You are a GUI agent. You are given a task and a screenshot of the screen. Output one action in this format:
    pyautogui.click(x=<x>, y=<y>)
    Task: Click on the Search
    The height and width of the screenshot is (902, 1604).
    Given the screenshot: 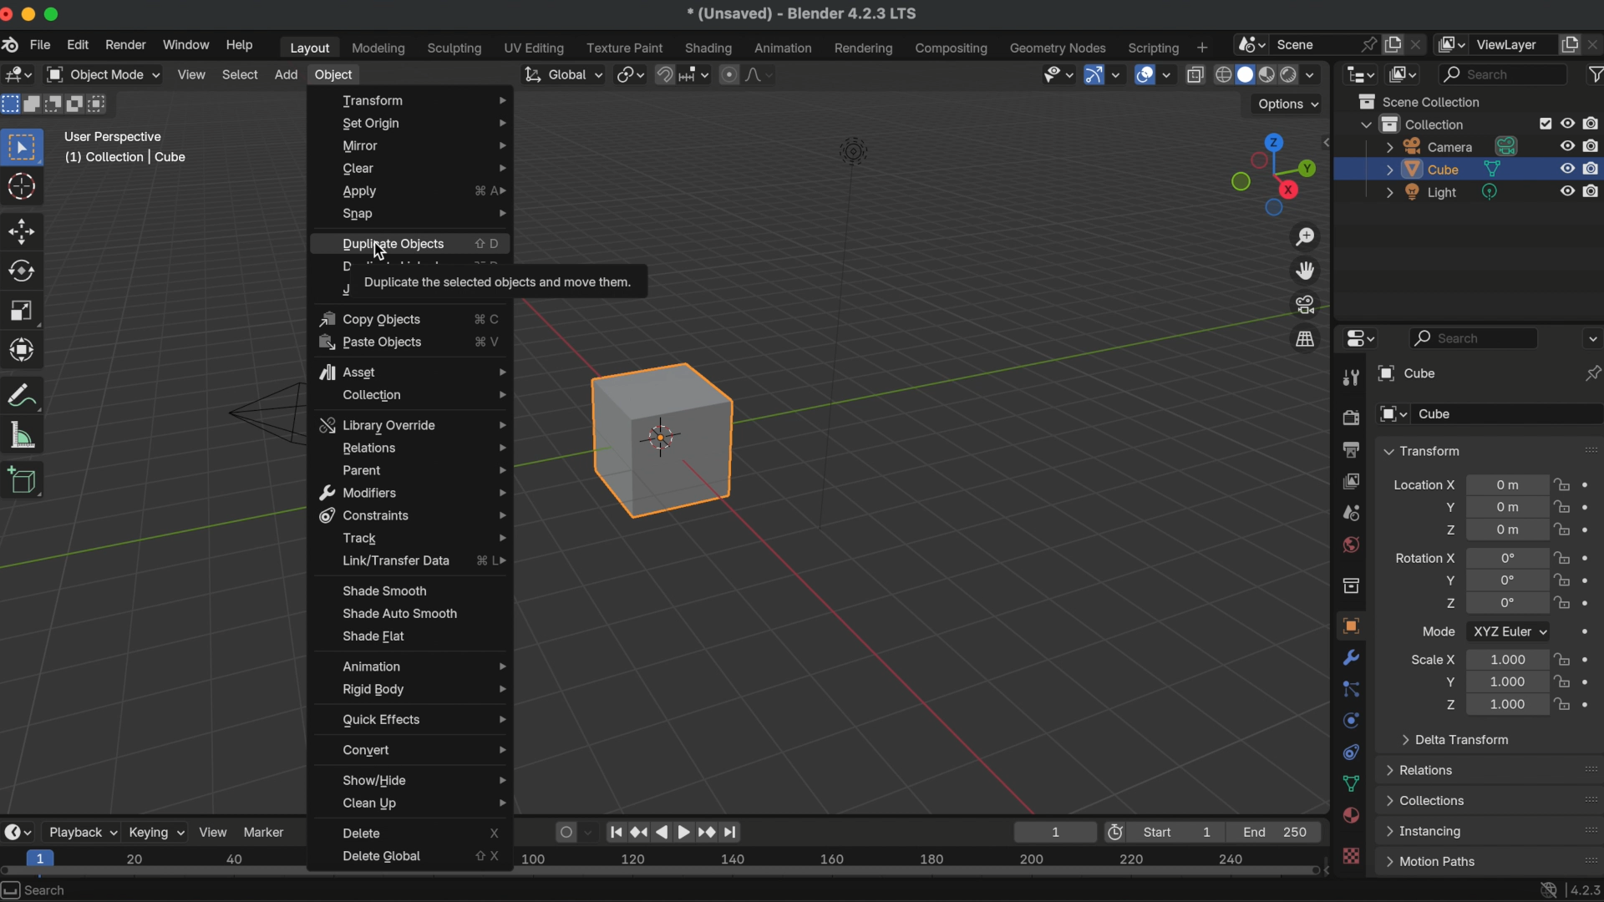 What is the action you would take?
    pyautogui.click(x=38, y=889)
    